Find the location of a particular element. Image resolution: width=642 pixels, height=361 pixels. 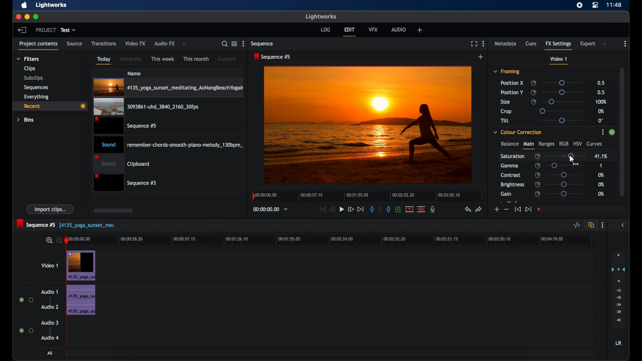

more options is located at coordinates (243, 44).